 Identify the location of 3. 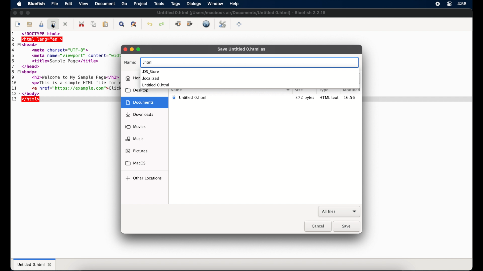
(13, 45).